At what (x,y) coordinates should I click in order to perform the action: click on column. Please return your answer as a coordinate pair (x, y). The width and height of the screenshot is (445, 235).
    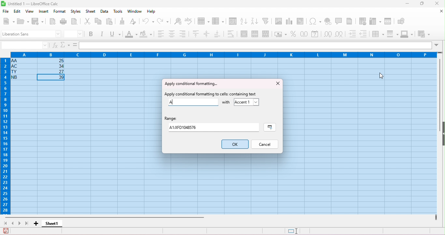
    Looking at the image, I should click on (218, 21).